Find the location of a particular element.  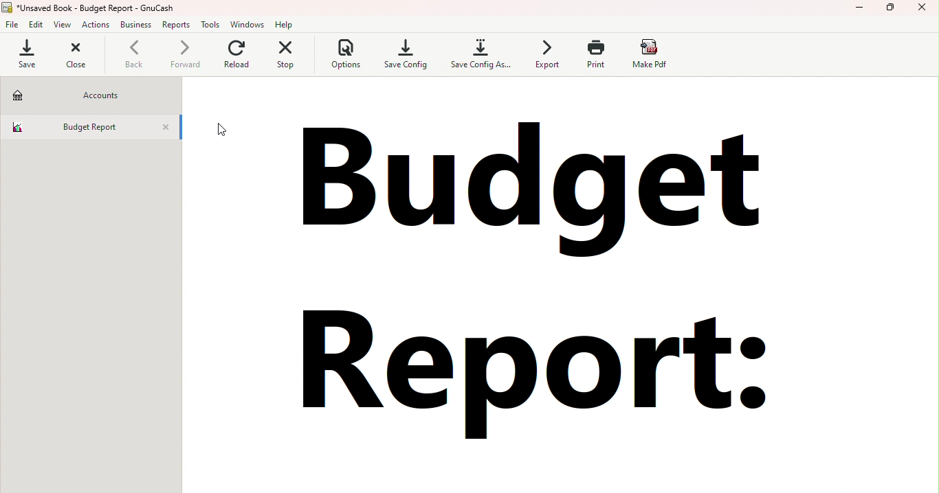

Help is located at coordinates (285, 24).